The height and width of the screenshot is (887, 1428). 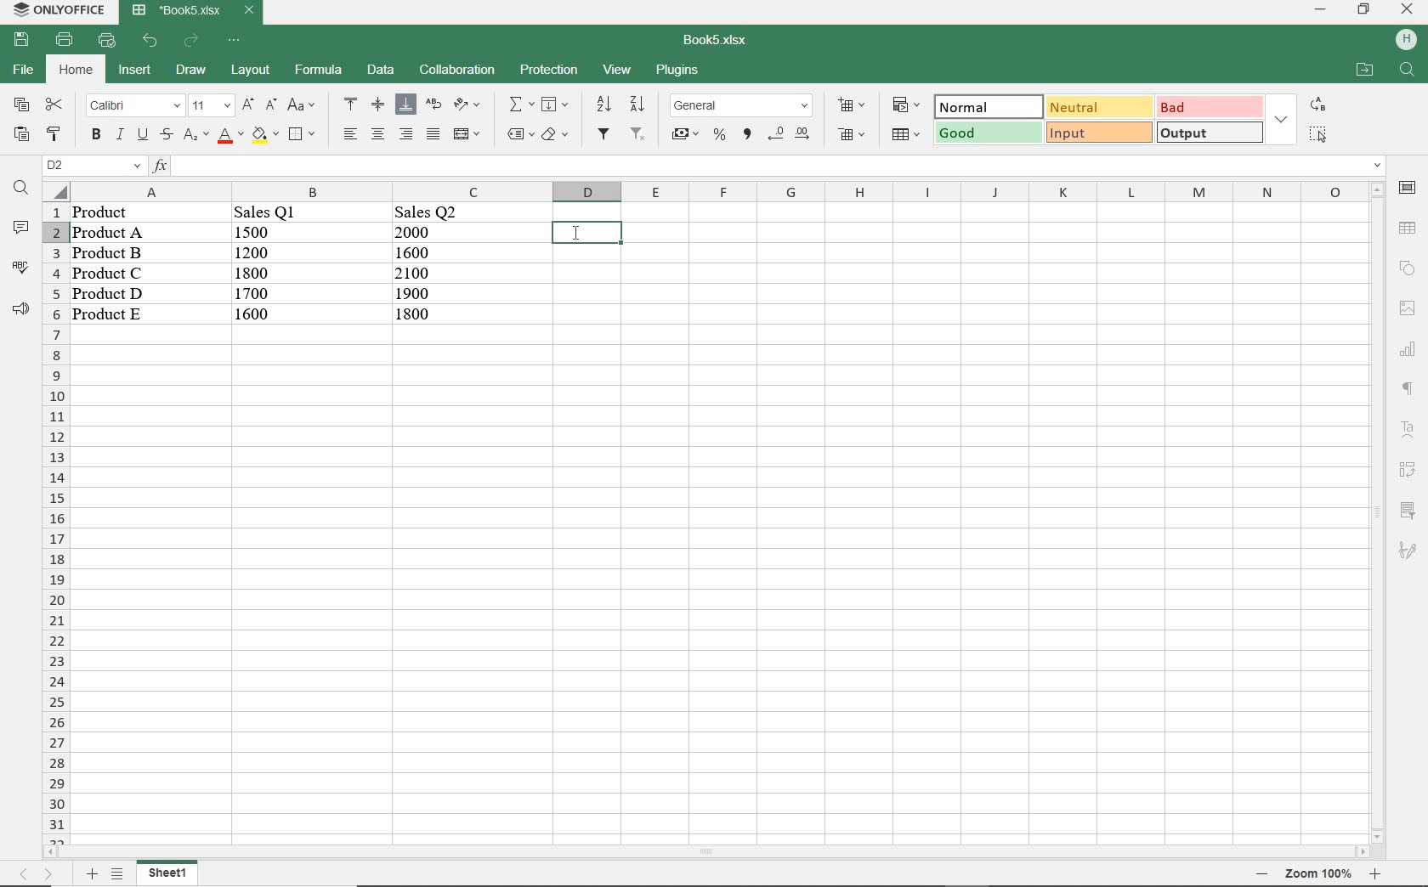 What do you see at coordinates (93, 166) in the screenshot?
I see `named manager` at bounding box center [93, 166].